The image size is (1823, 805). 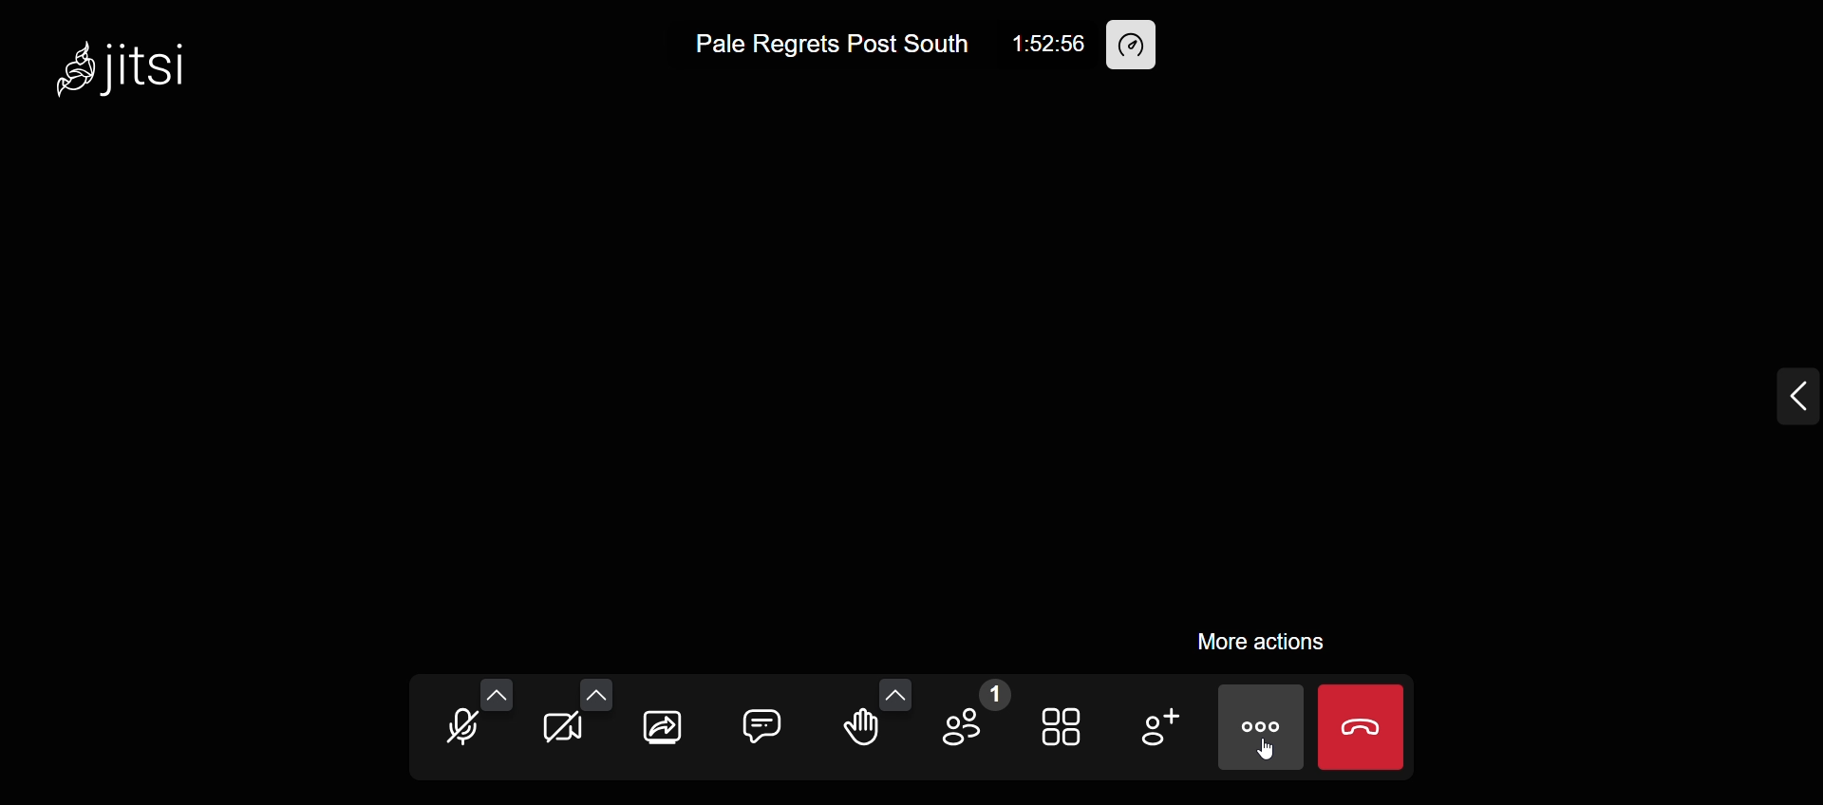 I want to click on share screen, so click(x=660, y=732).